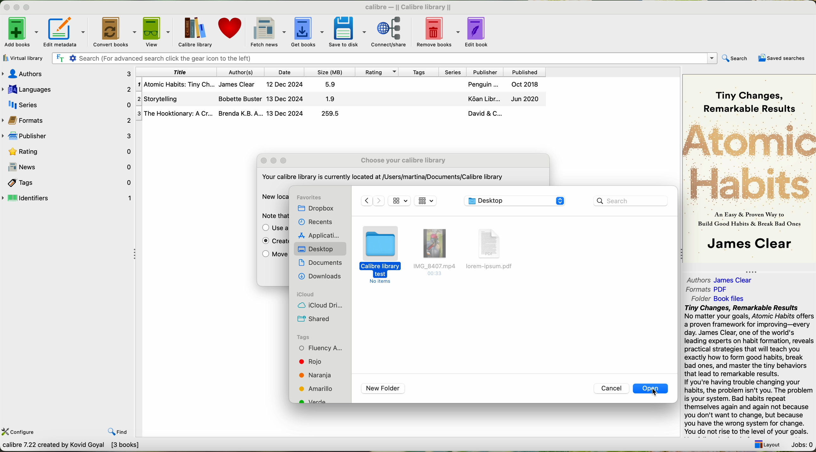 The height and width of the screenshot is (452, 816). What do you see at coordinates (284, 72) in the screenshot?
I see `date` at bounding box center [284, 72].